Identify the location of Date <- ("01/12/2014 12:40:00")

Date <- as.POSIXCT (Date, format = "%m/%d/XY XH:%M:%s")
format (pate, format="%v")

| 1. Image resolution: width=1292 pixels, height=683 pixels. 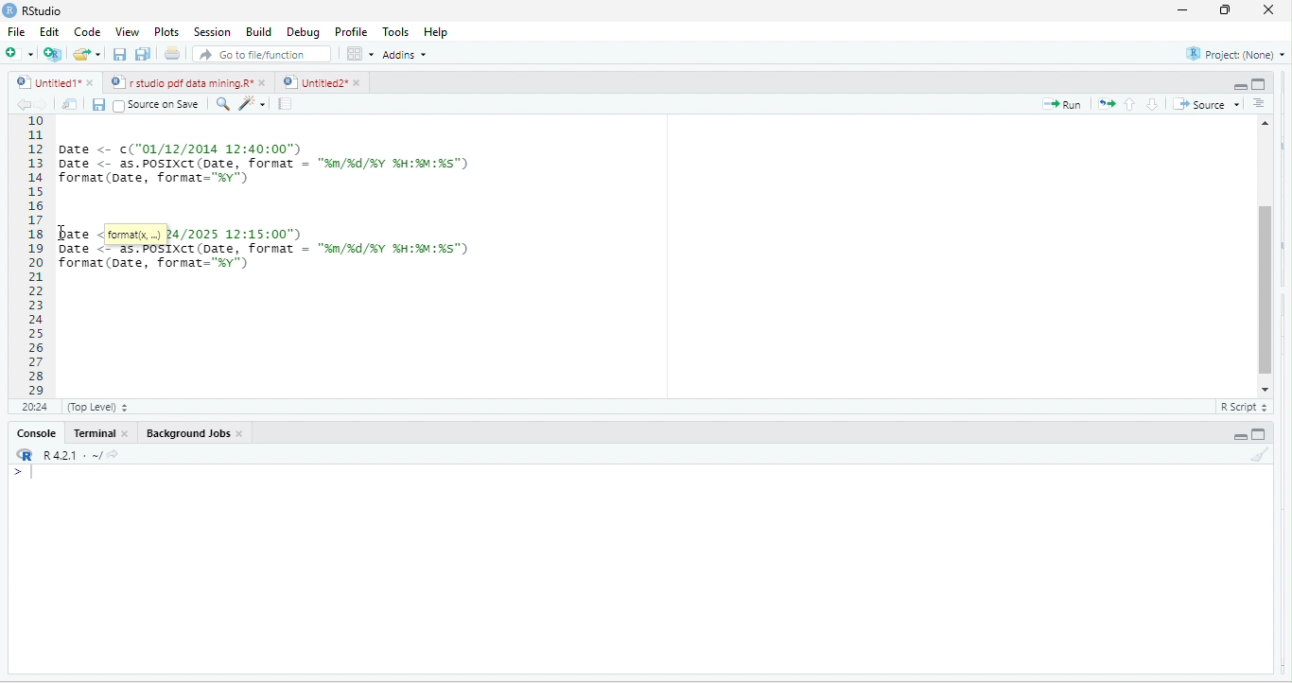
(377, 162).